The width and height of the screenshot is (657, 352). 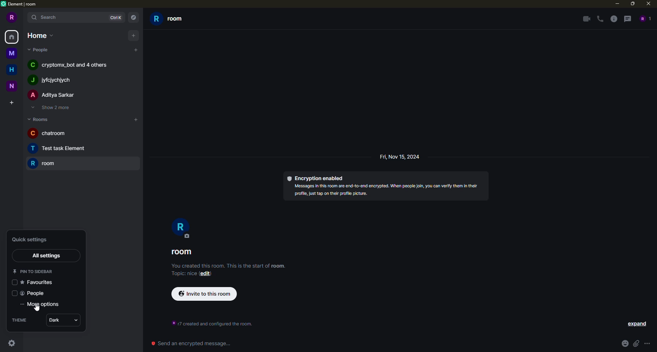 I want to click on ‘Messages in this room are end-to-end encrypted. When people join, you can verify them in their
profile, just tap on their profile picture., so click(x=382, y=191).